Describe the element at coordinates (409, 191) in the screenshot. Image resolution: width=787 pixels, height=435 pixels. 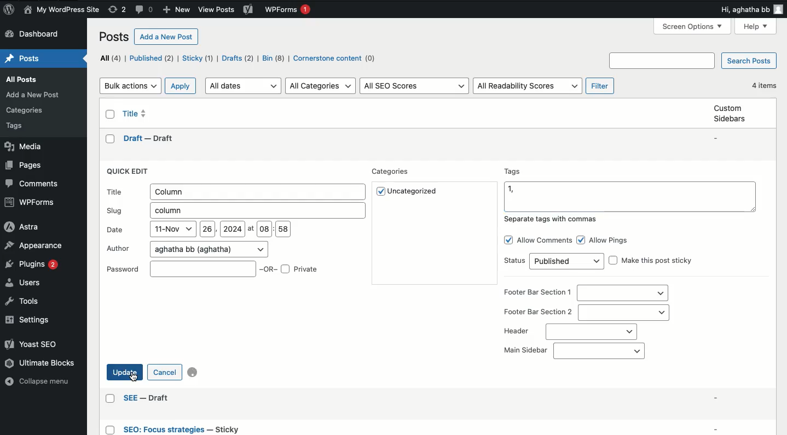
I see `Uncategorized` at that location.